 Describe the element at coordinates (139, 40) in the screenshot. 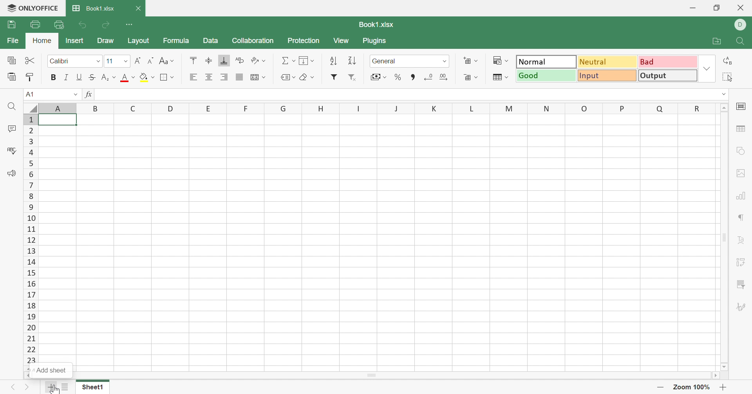

I see `Layout` at that location.